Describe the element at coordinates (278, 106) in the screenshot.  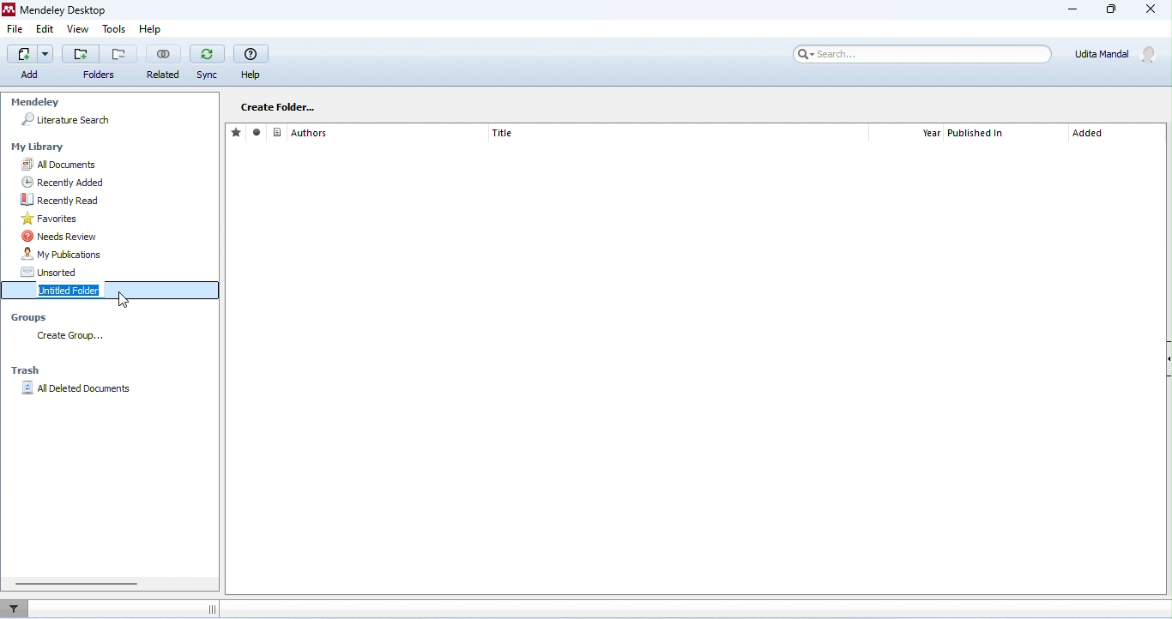
I see `create folder` at that location.